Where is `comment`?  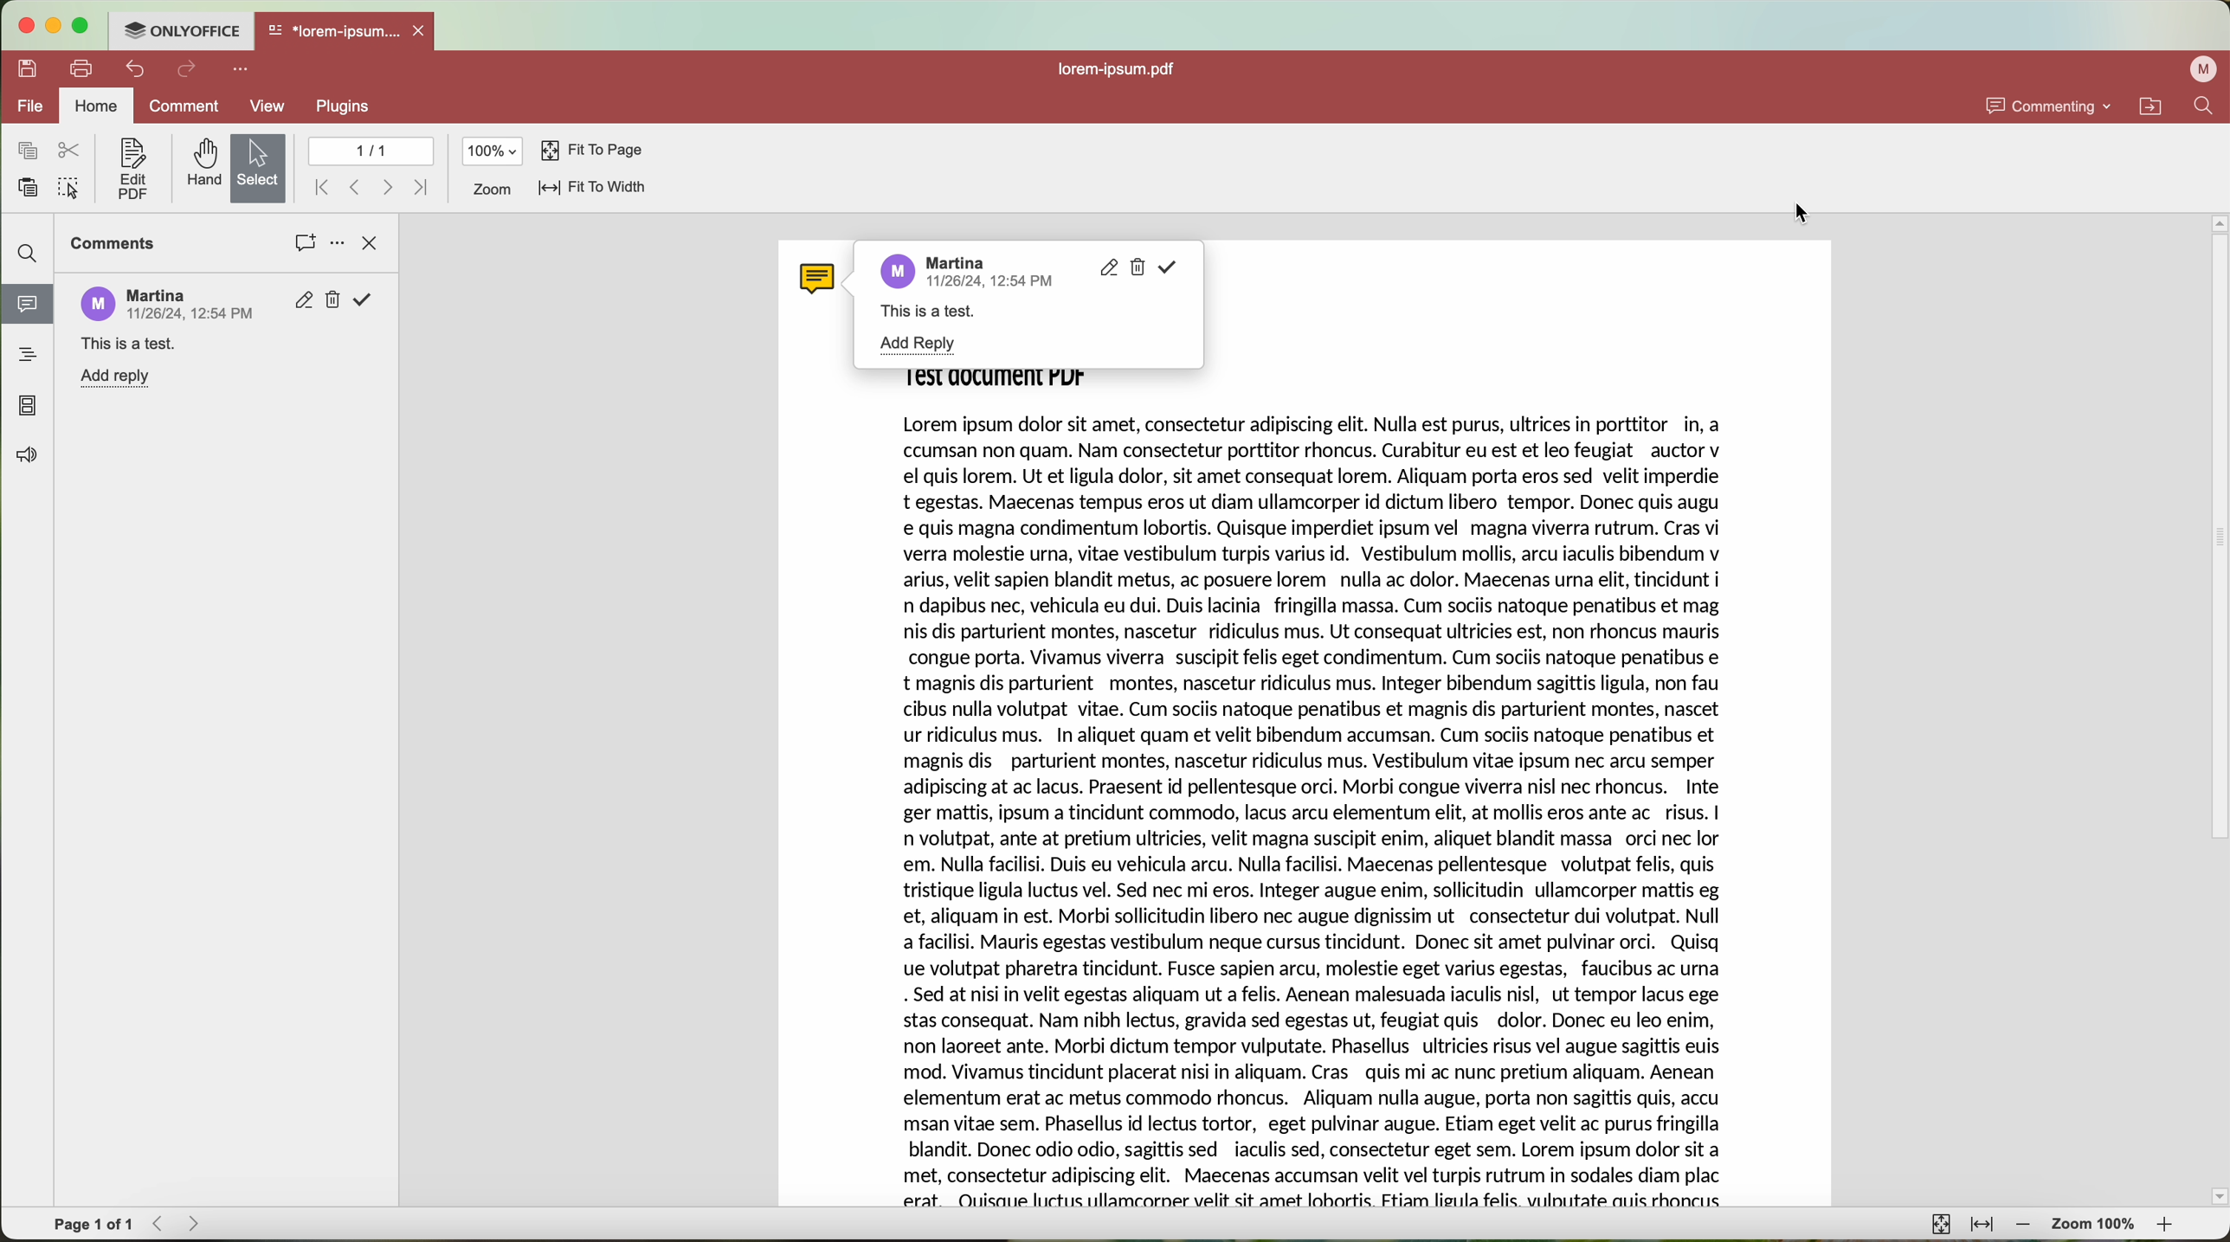 comment is located at coordinates (185, 109).